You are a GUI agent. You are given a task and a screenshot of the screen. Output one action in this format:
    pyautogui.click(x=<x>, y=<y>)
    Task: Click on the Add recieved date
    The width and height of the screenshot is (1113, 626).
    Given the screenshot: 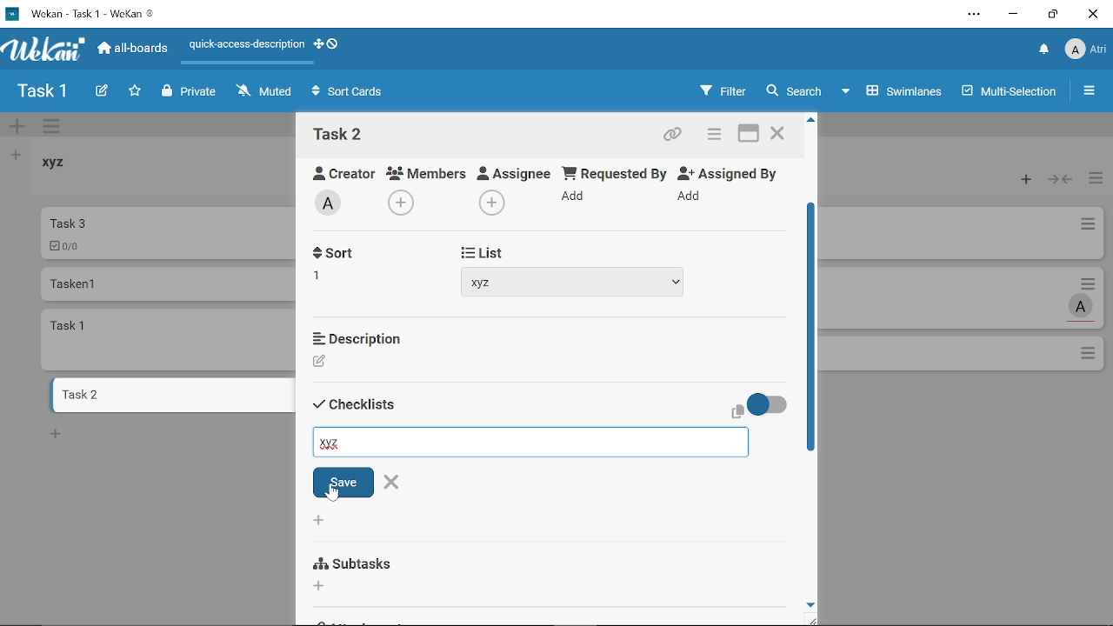 What is the action you would take?
    pyautogui.click(x=327, y=279)
    